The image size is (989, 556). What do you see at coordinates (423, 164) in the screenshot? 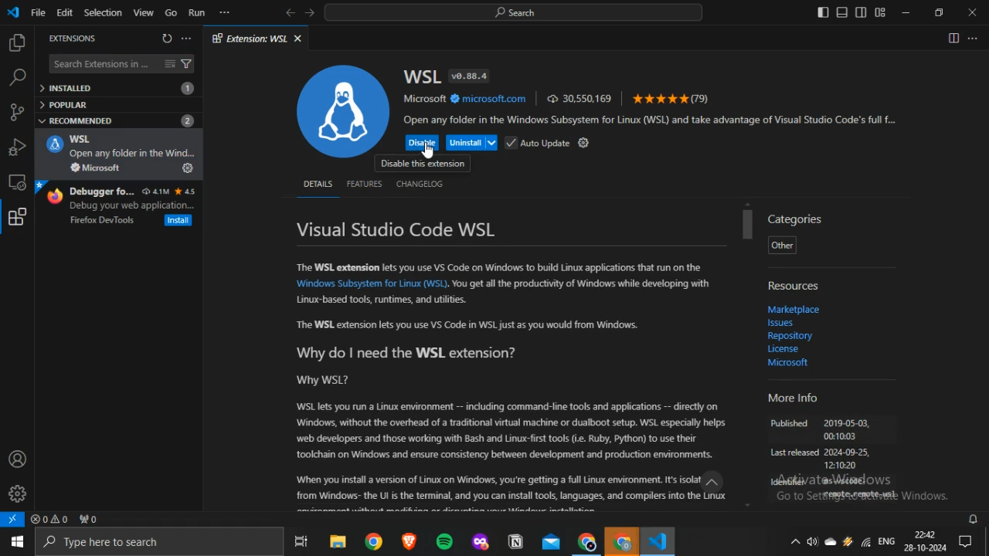
I see `Disable this extension` at bounding box center [423, 164].